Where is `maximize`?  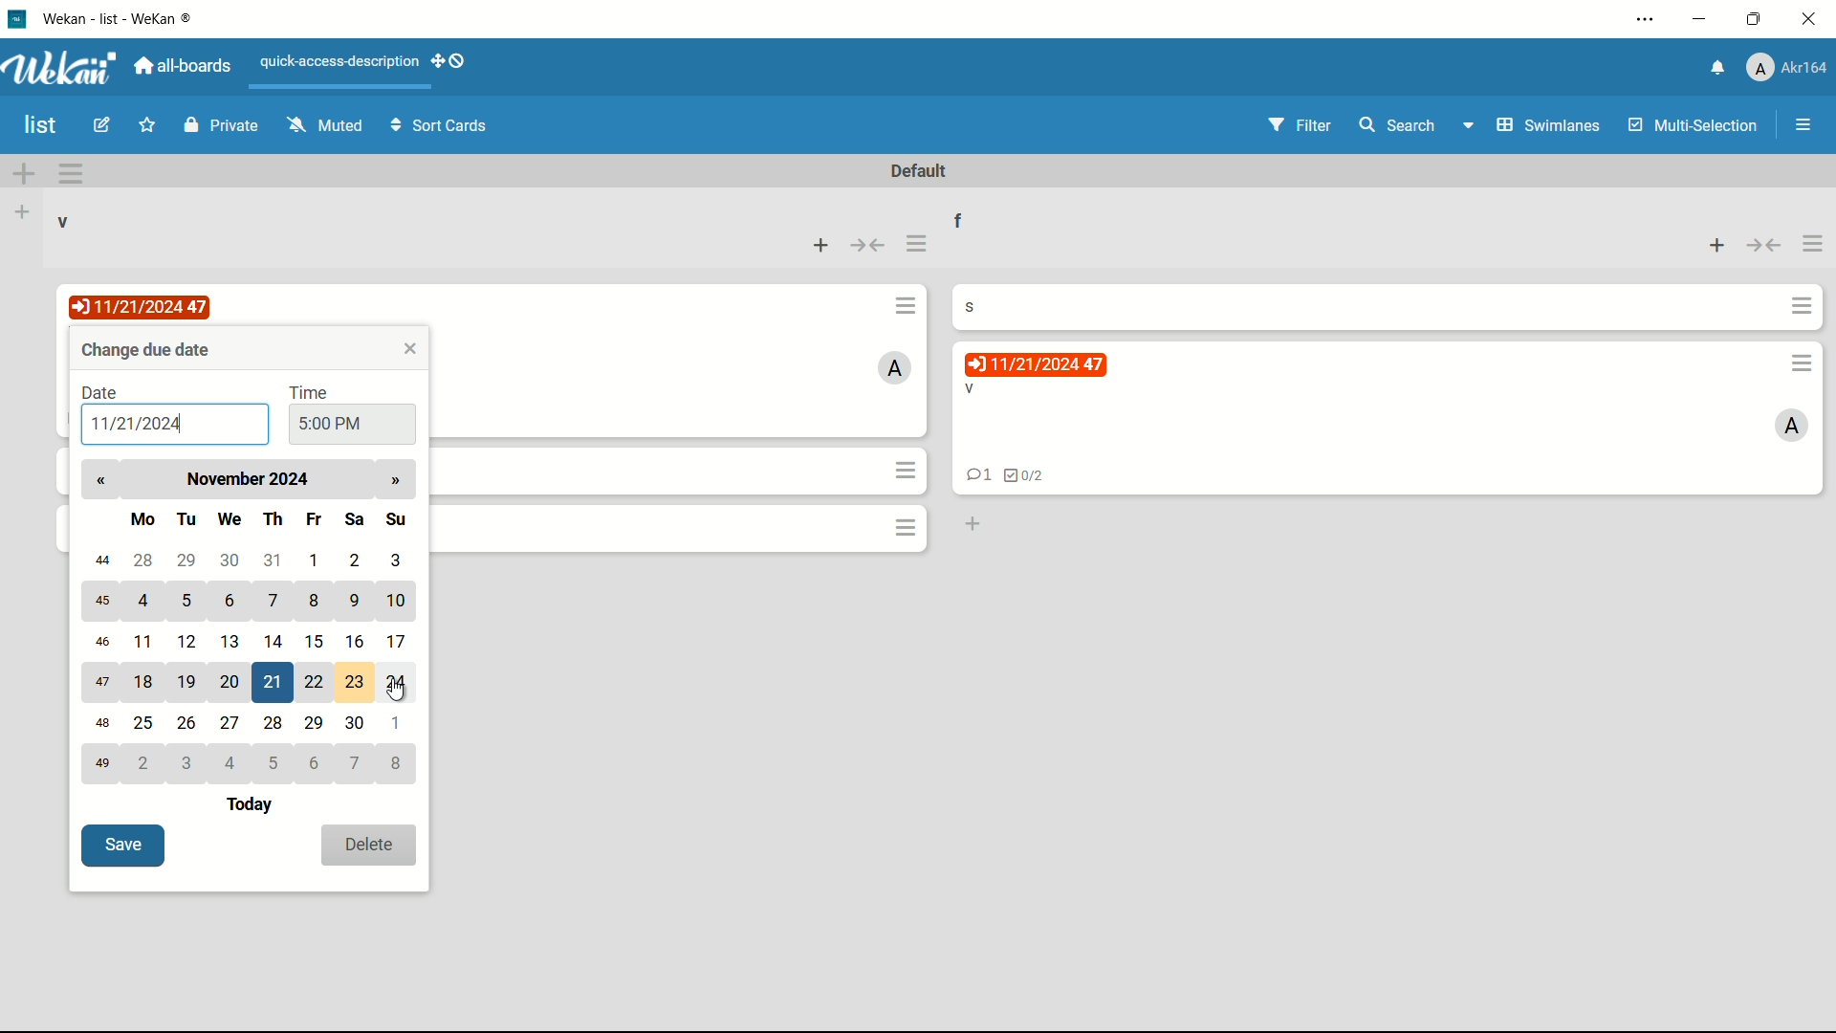
maximize is located at coordinates (1754, 21).